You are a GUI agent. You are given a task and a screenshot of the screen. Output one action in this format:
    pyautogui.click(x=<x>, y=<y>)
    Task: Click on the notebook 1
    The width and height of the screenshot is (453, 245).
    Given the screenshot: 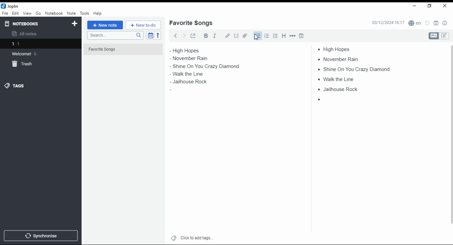 What is the action you would take?
    pyautogui.click(x=26, y=45)
    